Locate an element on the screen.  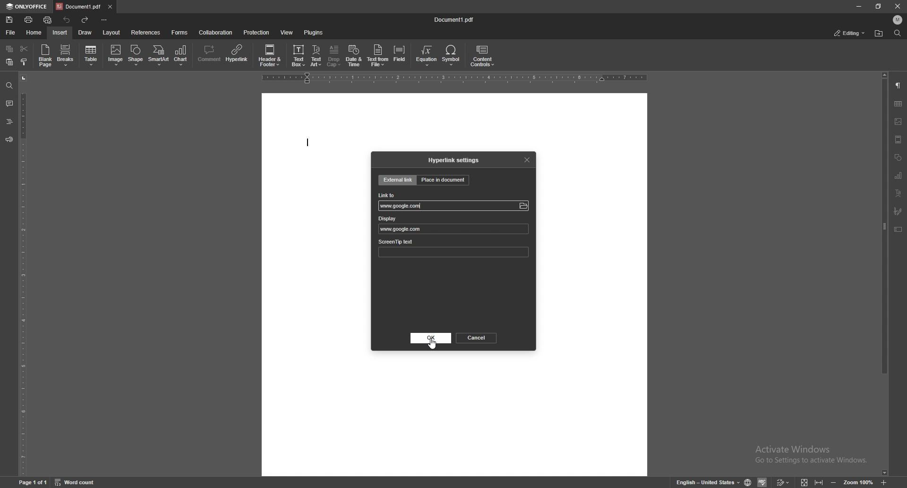
text align is located at coordinates (899, 193).